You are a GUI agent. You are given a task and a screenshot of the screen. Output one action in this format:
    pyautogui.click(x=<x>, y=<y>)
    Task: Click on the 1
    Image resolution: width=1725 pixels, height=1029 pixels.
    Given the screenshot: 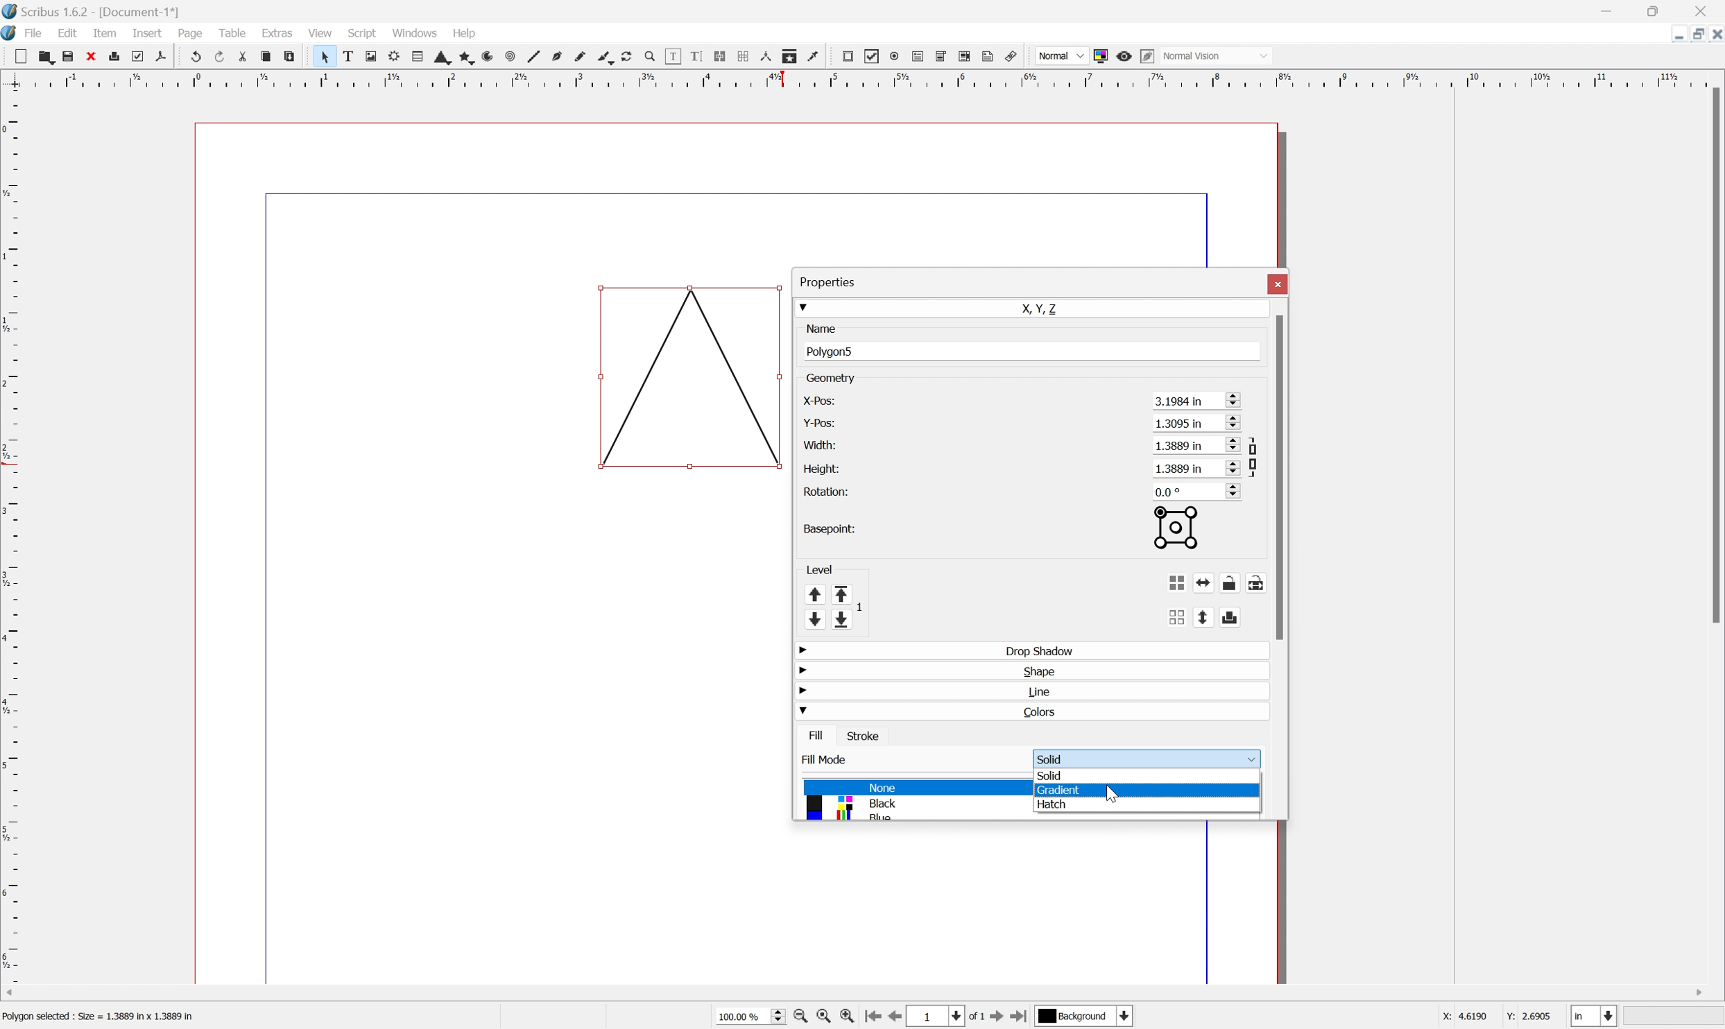 What is the action you would take?
    pyautogui.click(x=927, y=1017)
    